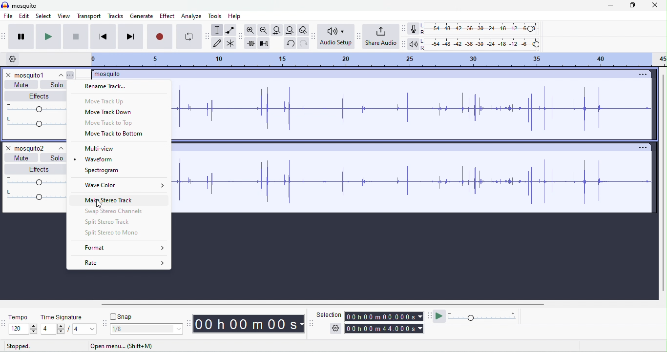 This screenshot has height=352, width=667. Describe the element at coordinates (18, 346) in the screenshot. I see `stopped` at that location.